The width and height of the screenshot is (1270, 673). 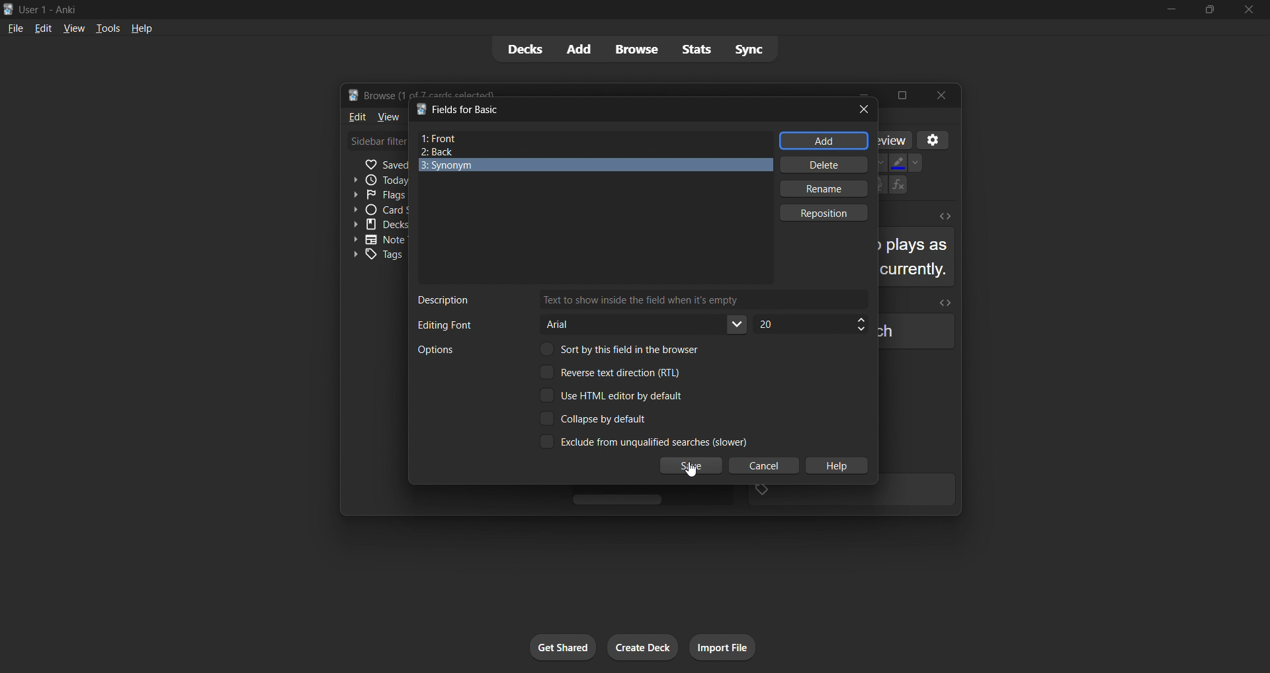 What do you see at coordinates (726, 647) in the screenshot?
I see `import file` at bounding box center [726, 647].